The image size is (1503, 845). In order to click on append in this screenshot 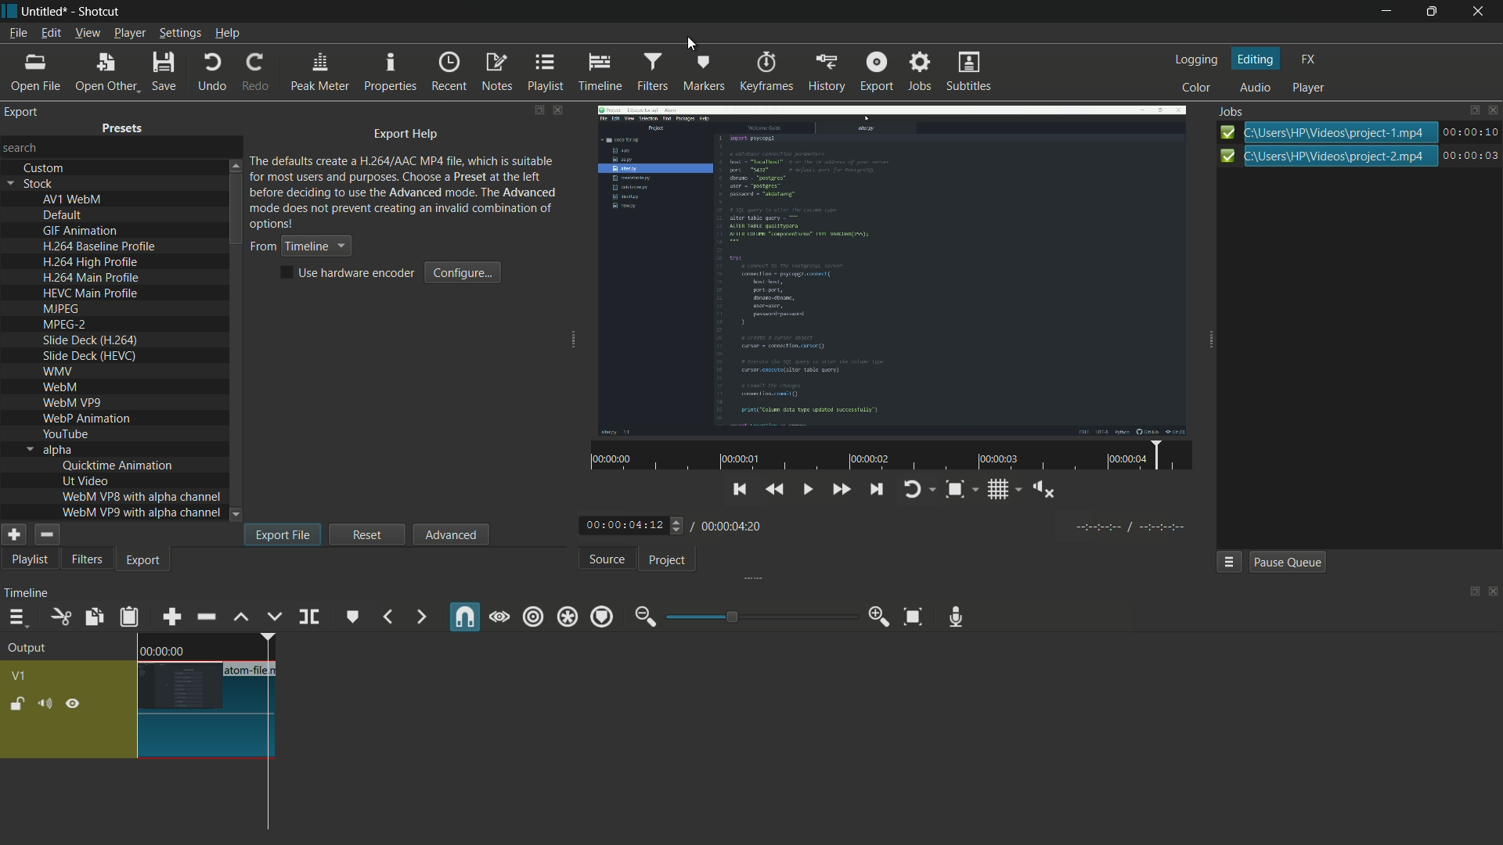, I will do `click(171, 618)`.